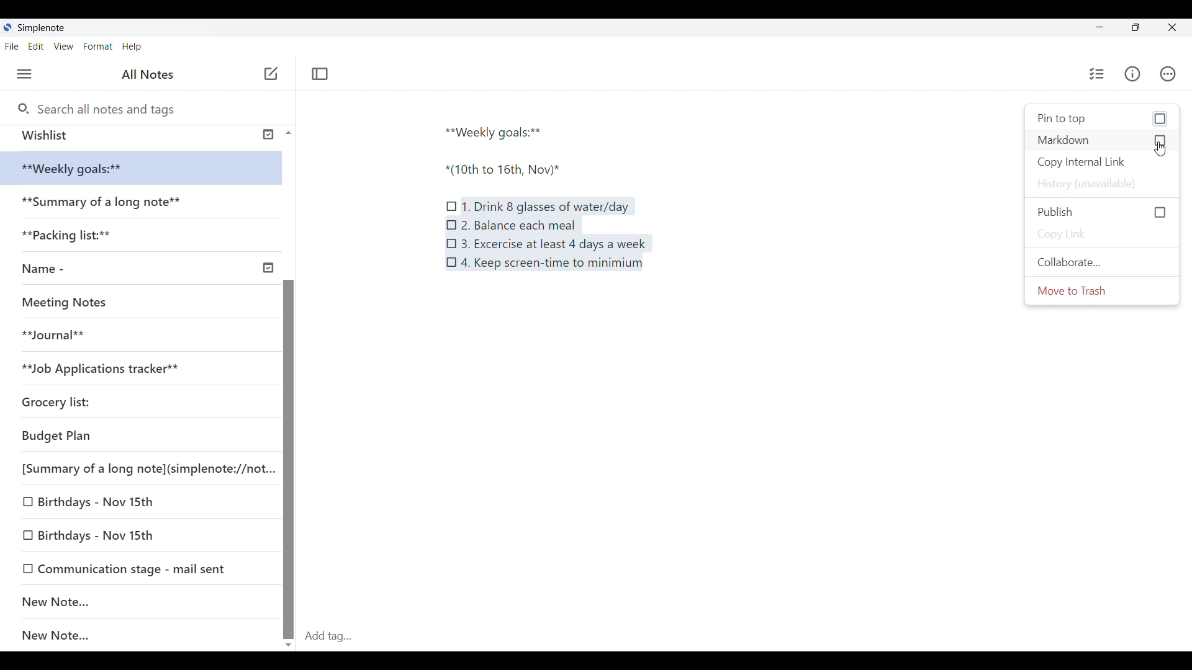 The height and width of the screenshot is (670, 1192). What do you see at coordinates (145, 269) in the screenshot?
I see `Name` at bounding box center [145, 269].